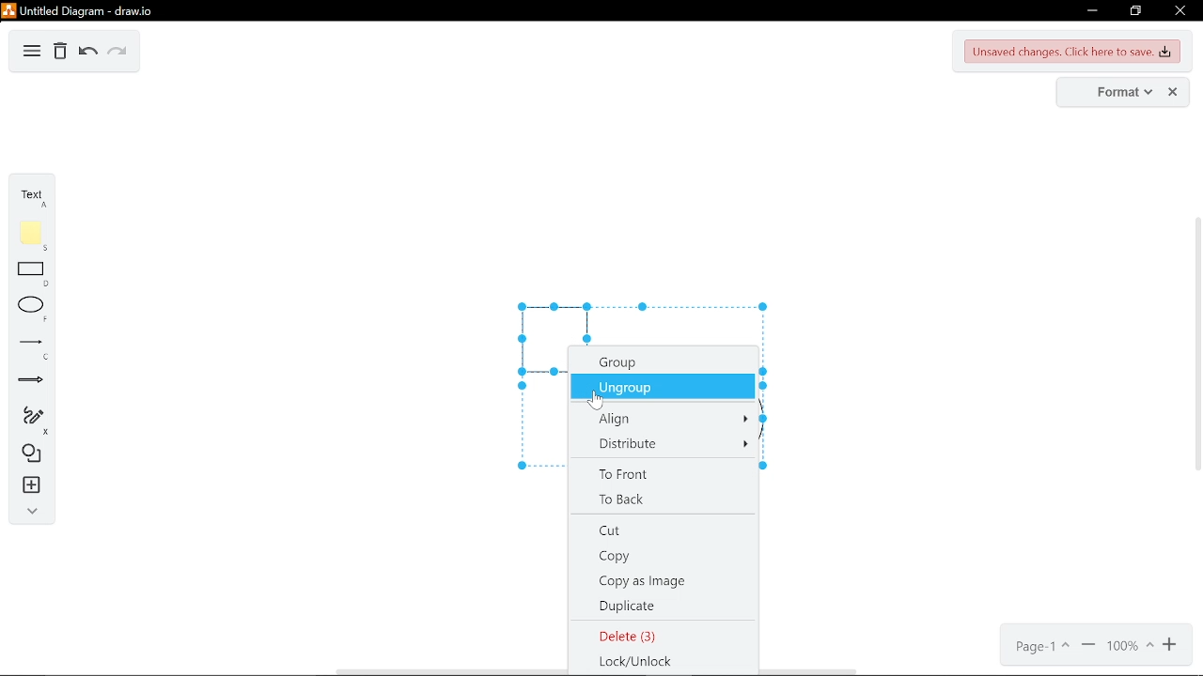  I want to click on current zoom, so click(1131, 647).